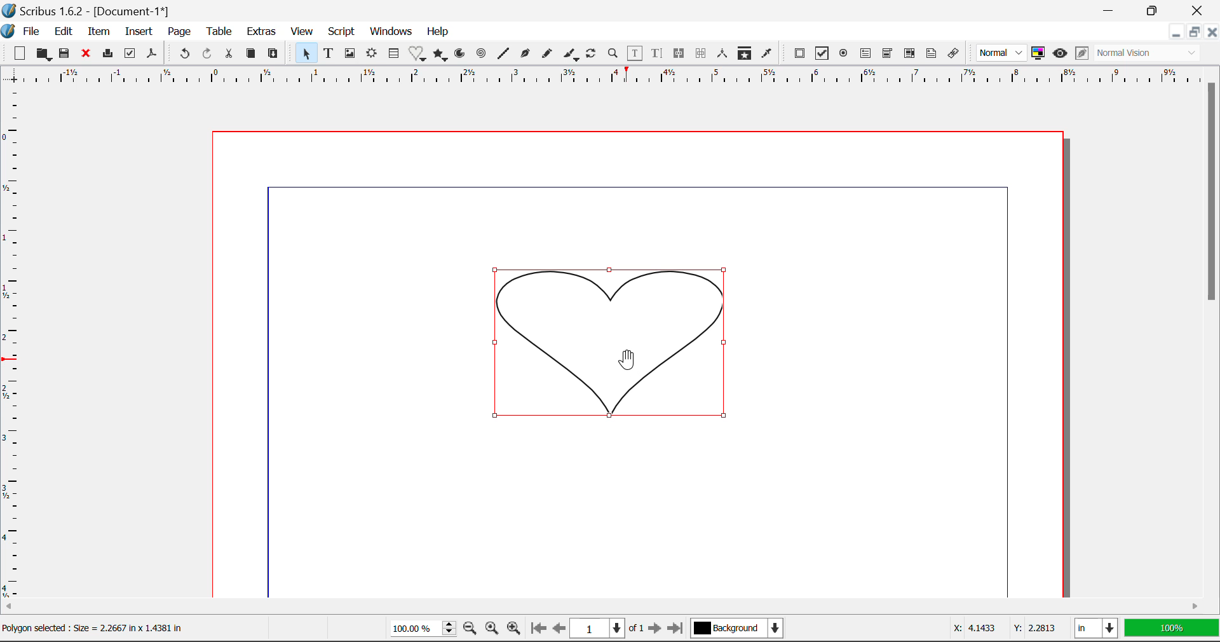  What do you see at coordinates (571, 56) in the screenshot?
I see `Calligraphic Curve` at bounding box center [571, 56].